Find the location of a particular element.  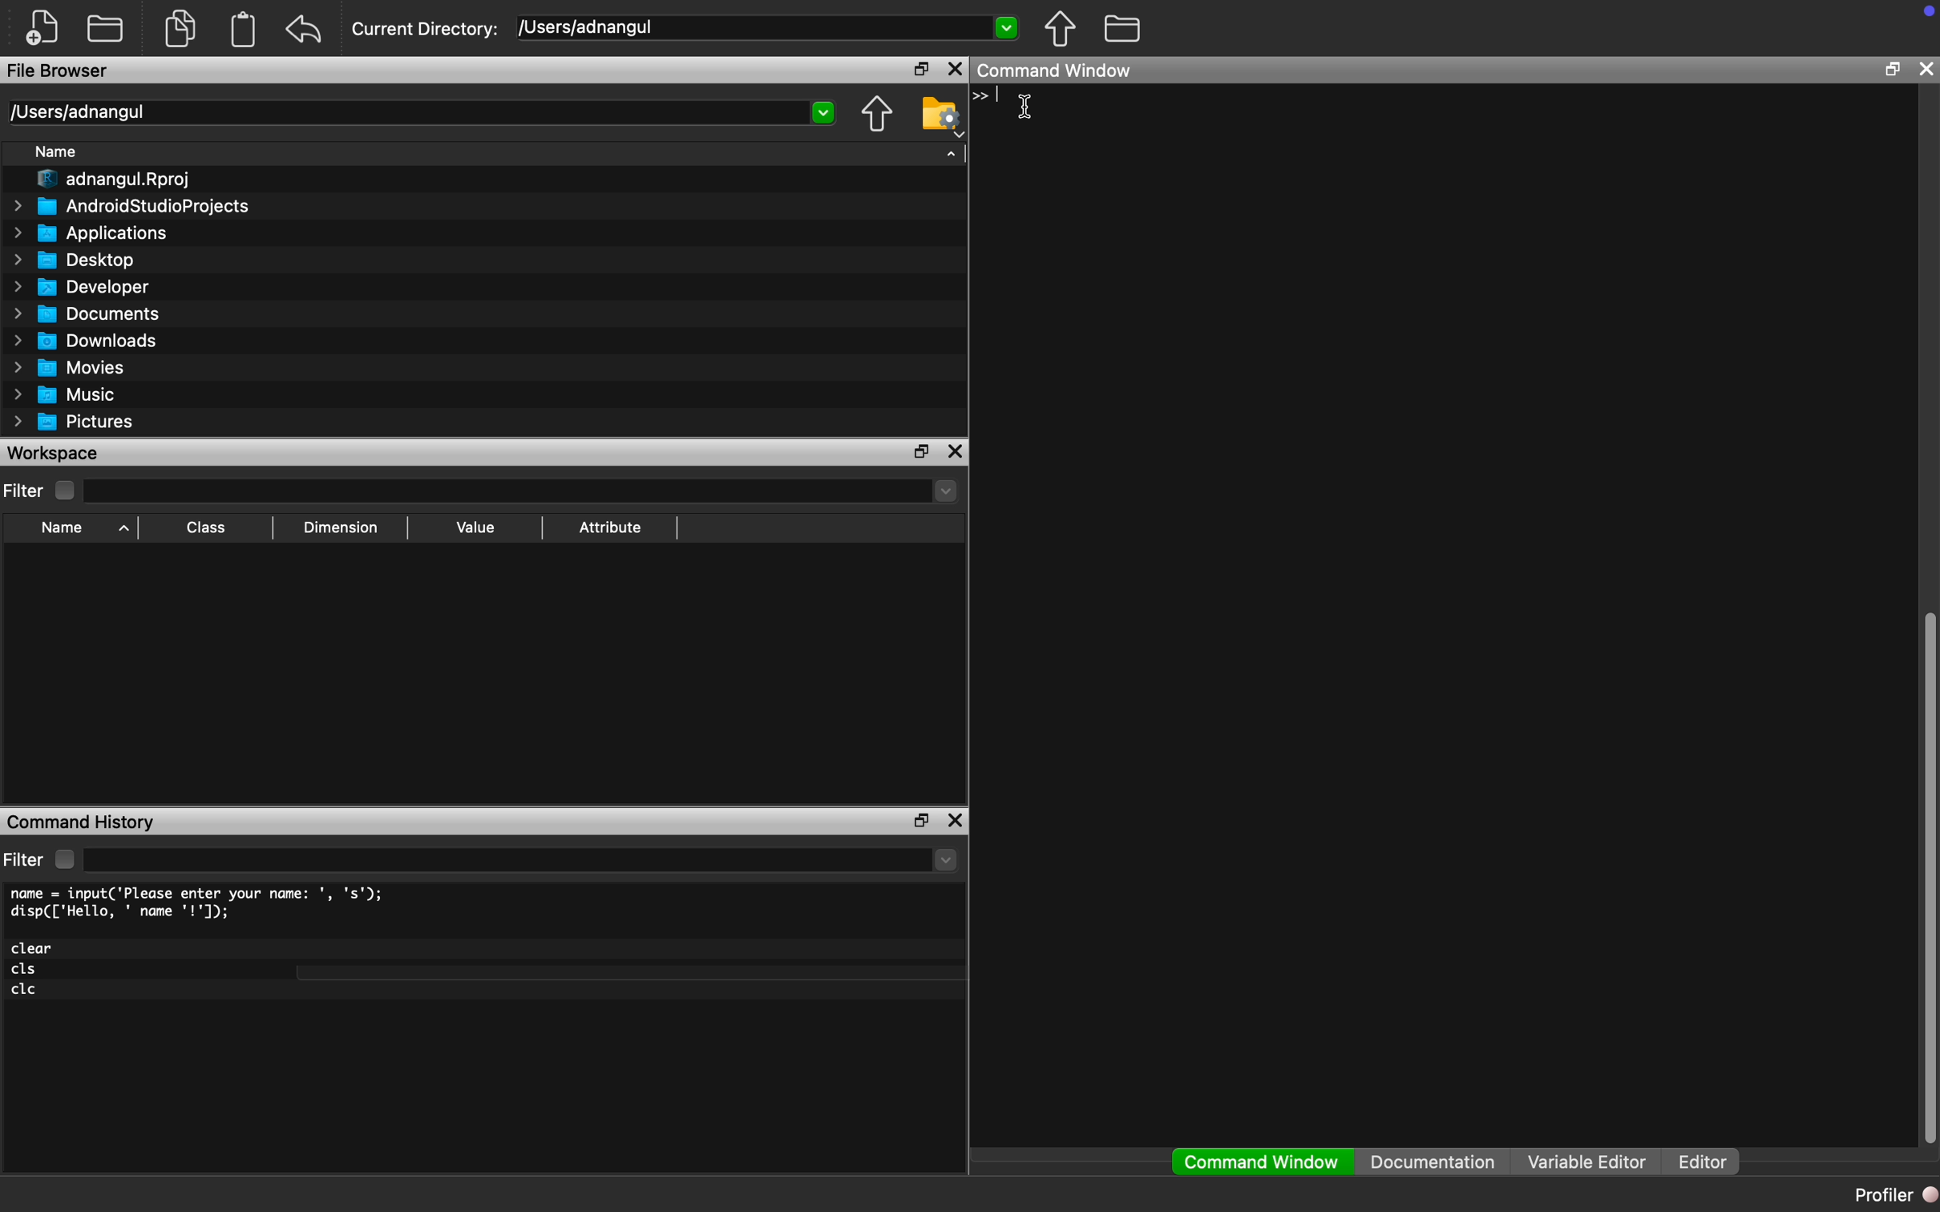

Previous file is located at coordinates (877, 114).